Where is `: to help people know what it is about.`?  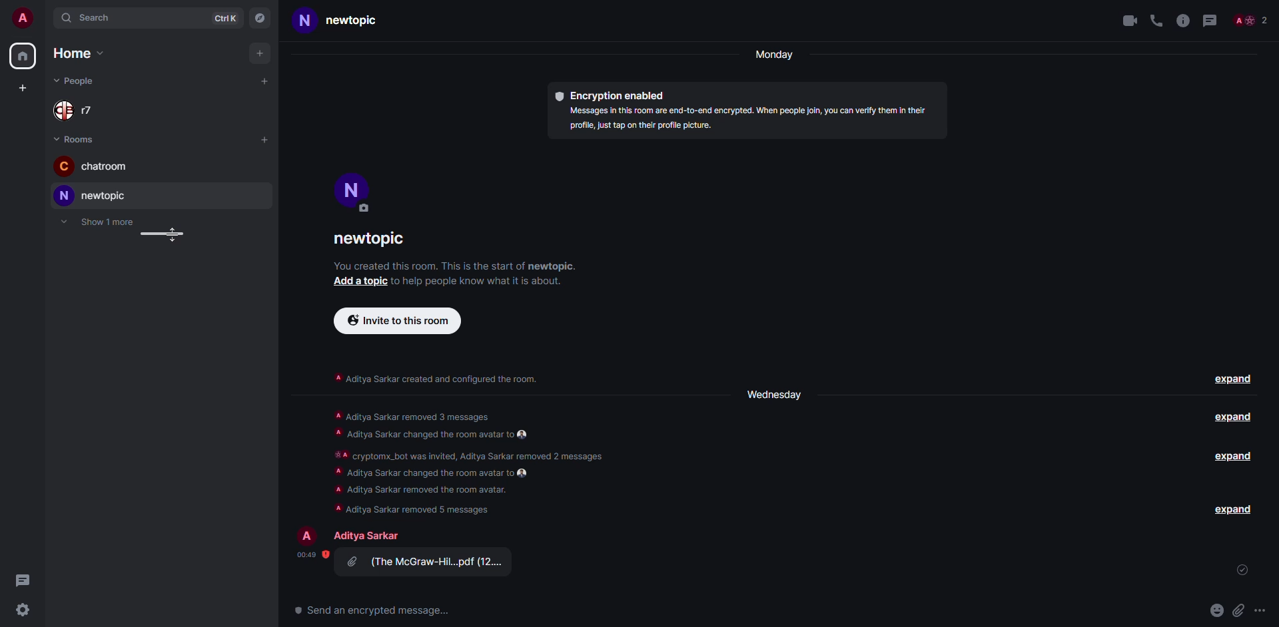
: to help people know what it is about. is located at coordinates (485, 283).